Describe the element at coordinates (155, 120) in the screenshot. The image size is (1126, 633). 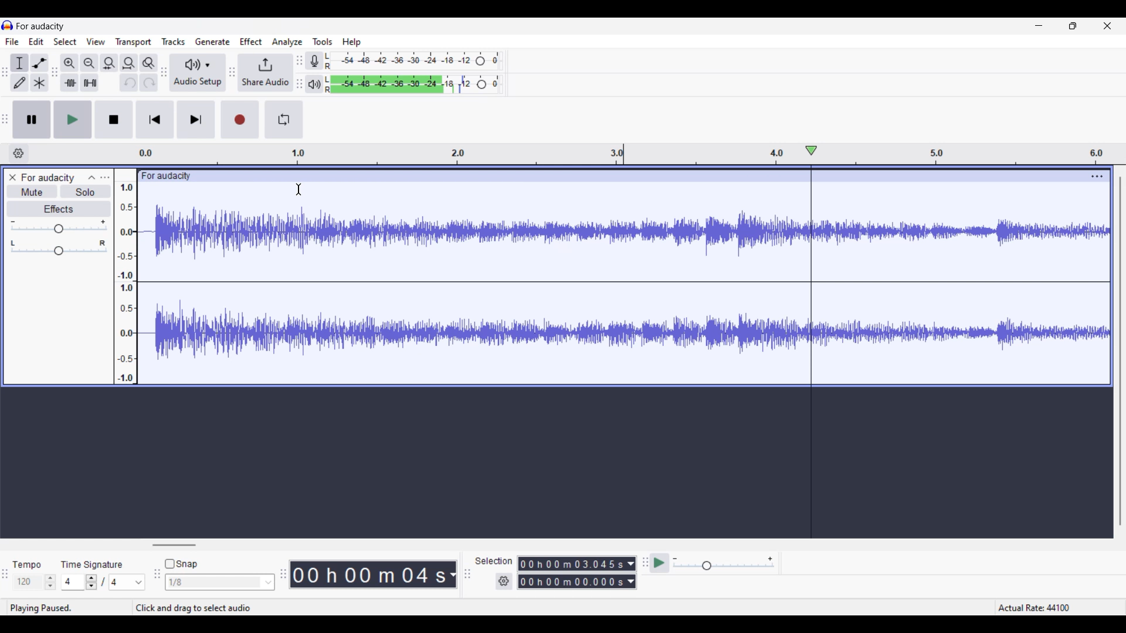
I see `Skip/Select to start` at that location.